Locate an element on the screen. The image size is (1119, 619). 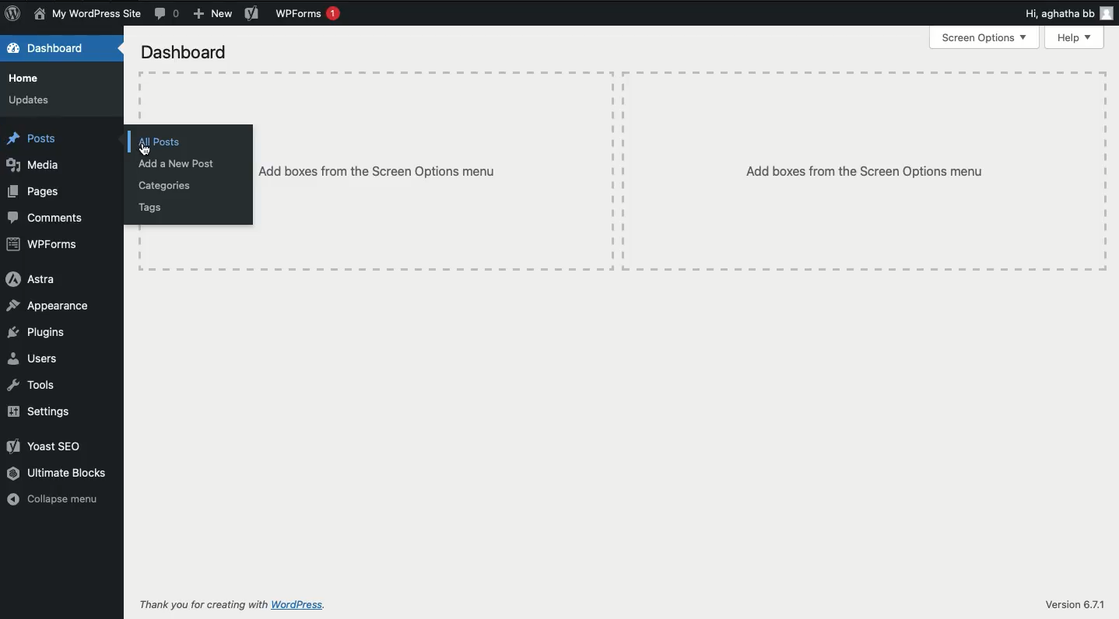
Tools  is located at coordinates (33, 386).